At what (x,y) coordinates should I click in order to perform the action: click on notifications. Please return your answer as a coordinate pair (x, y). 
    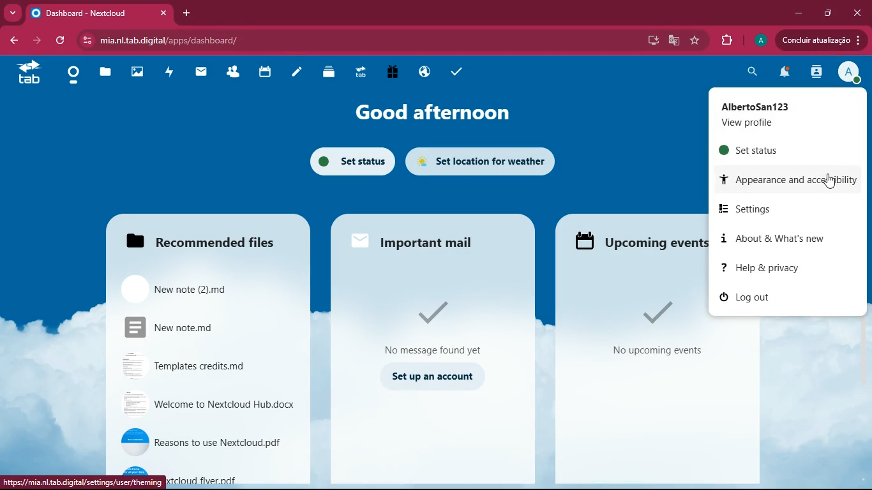
    Looking at the image, I should click on (783, 74).